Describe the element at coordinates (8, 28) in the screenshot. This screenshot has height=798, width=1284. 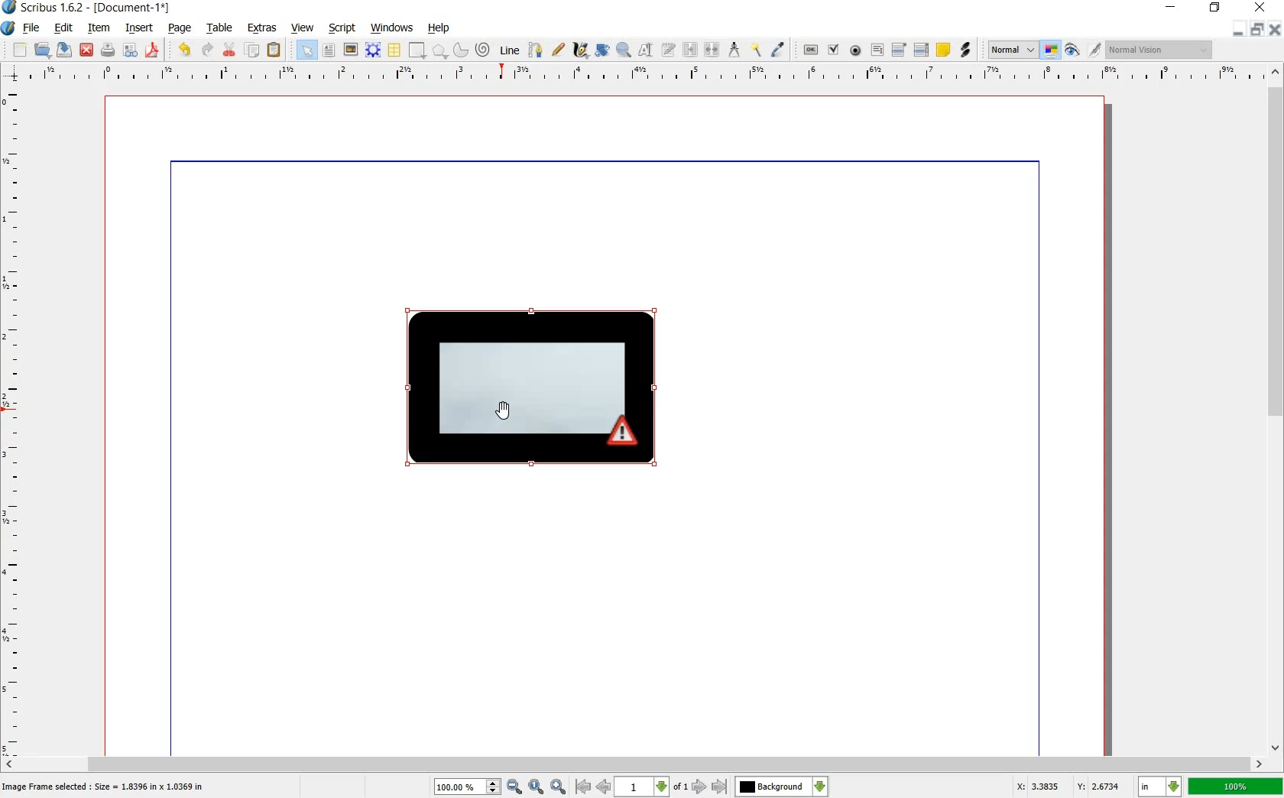
I see `application logo` at that location.